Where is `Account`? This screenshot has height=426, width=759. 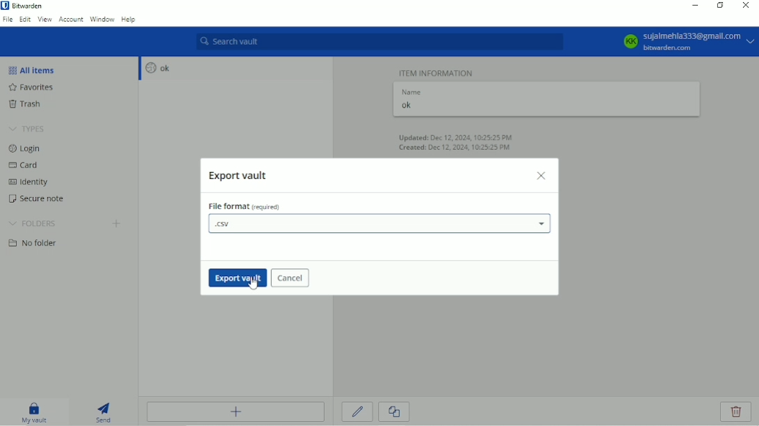
Account is located at coordinates (71, 19).